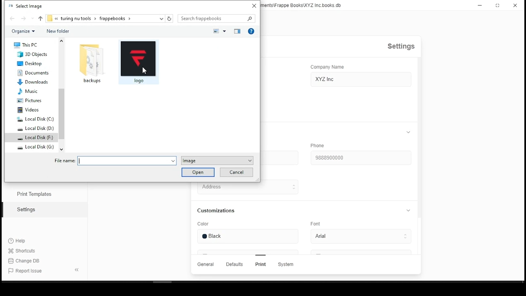  What do you see at coordinates (18, 241) in the screenshot?
I see `Help` at bounding box center [18, 241].